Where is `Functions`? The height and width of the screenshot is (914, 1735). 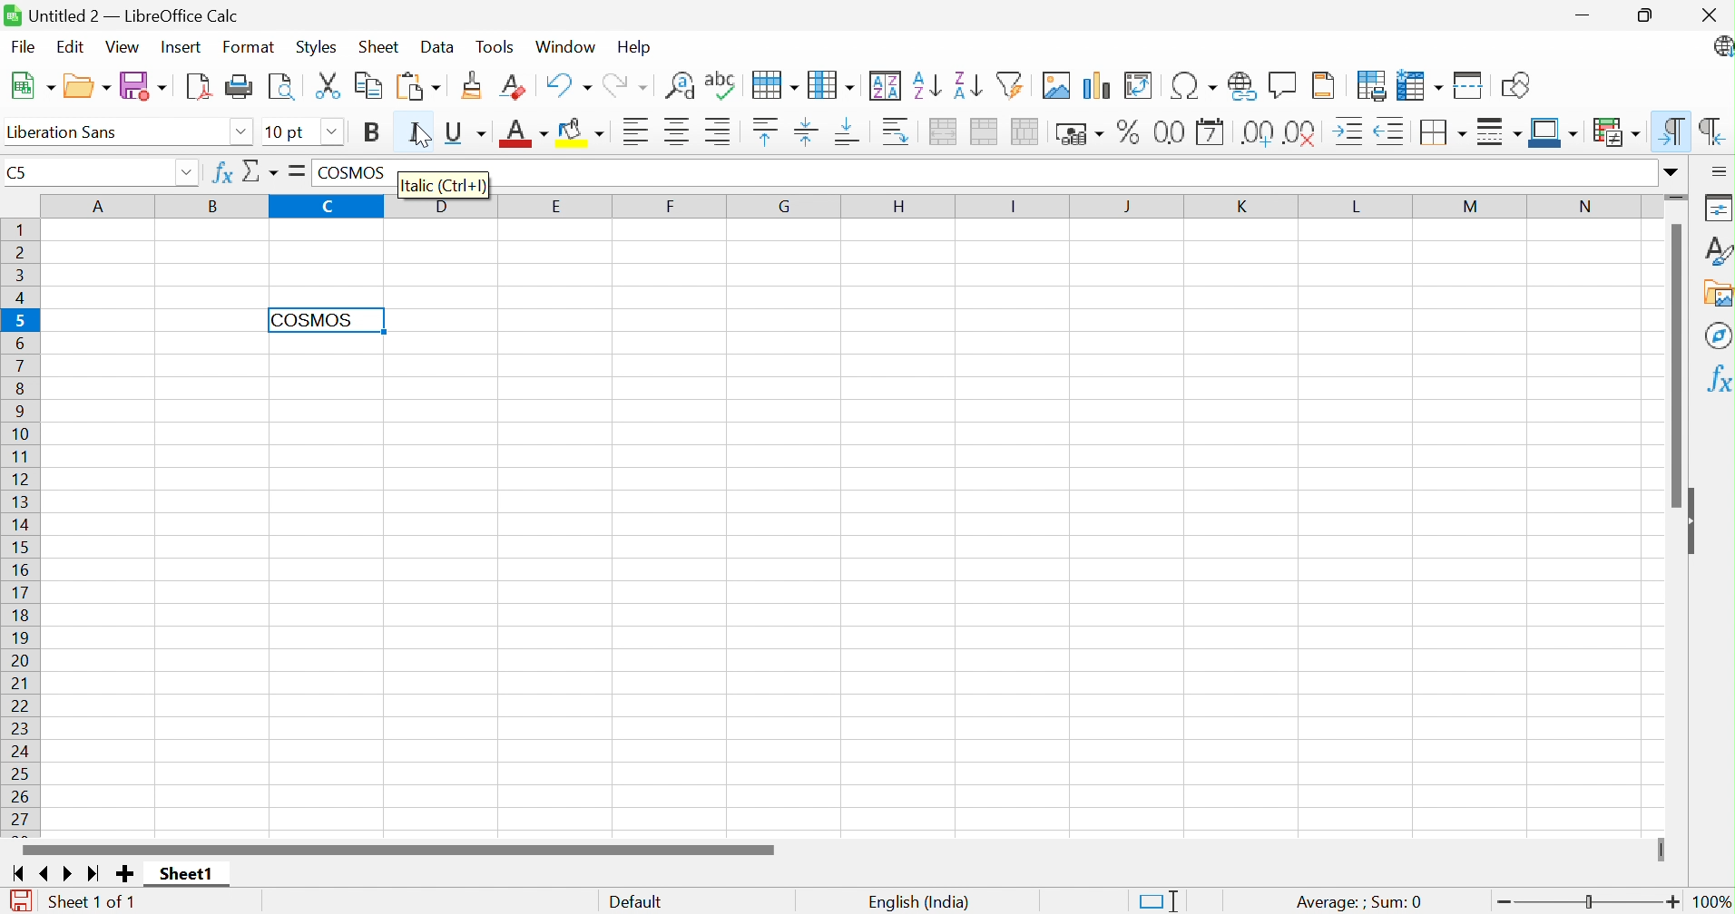
Functions is located at coordinates (1715, 380).